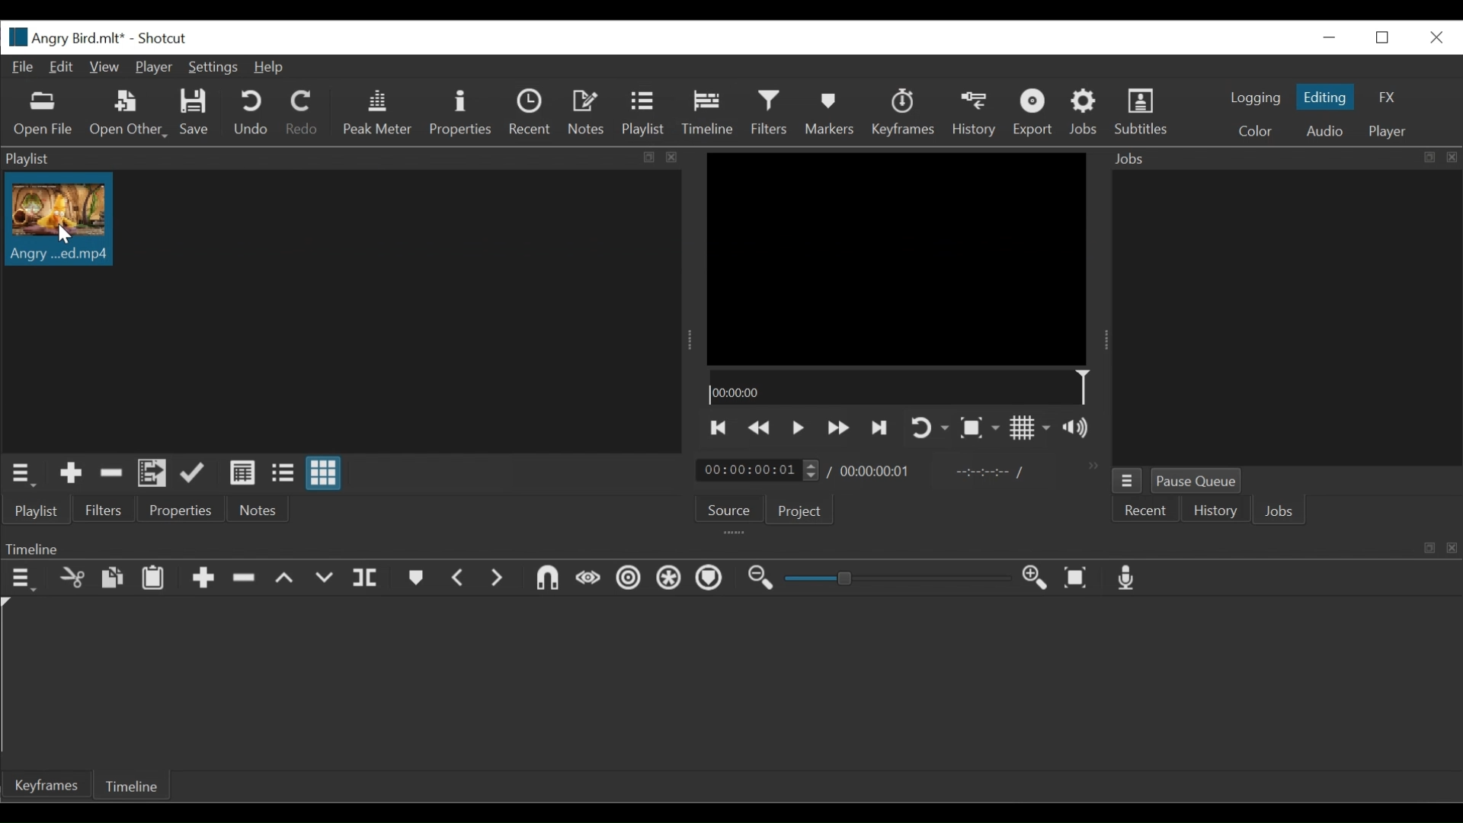 The image size is (1463, 823). I want to click on Source, so click(730, 507).